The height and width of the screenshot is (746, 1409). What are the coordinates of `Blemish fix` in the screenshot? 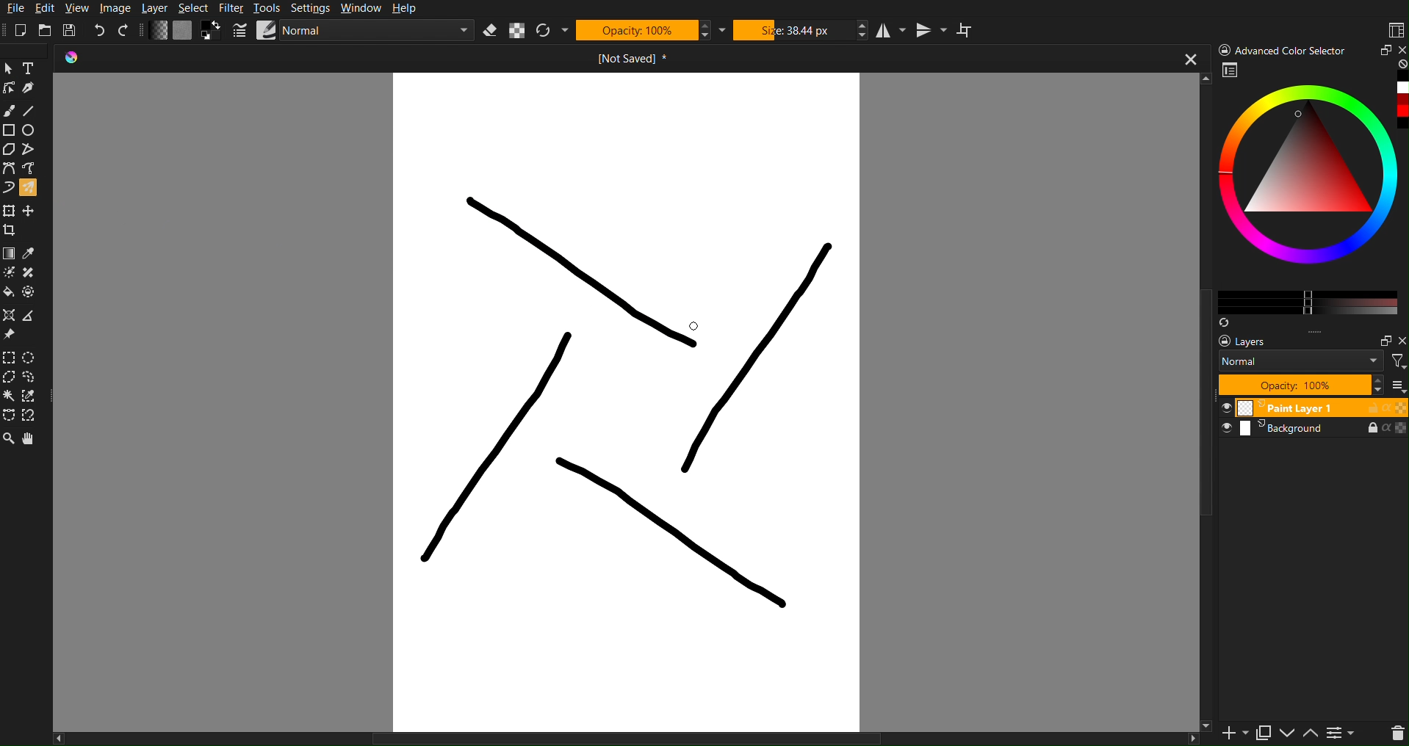 It's located at (34, 274).